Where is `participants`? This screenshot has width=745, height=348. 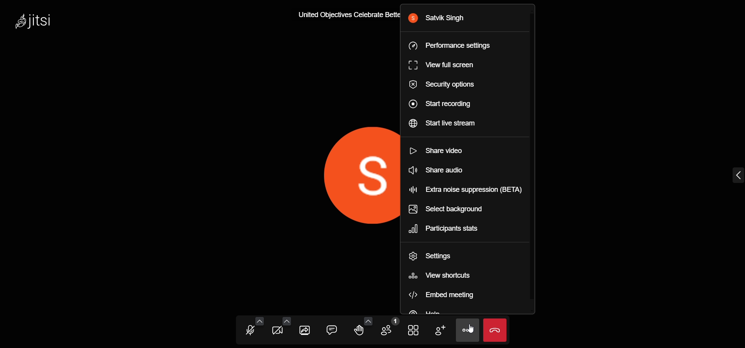
participants is located at coordinates (389, 327).